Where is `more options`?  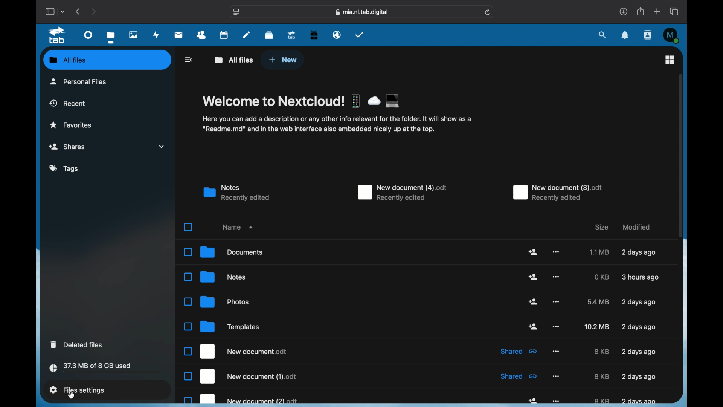 more options is located at coordinates (555, 327).